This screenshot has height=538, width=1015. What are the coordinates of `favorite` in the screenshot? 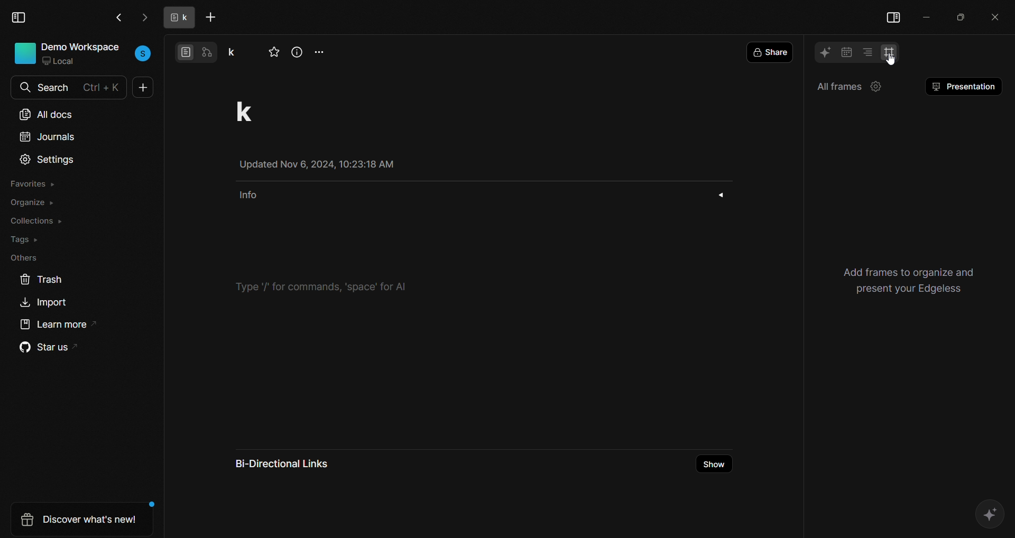 It's located at (275, 53).